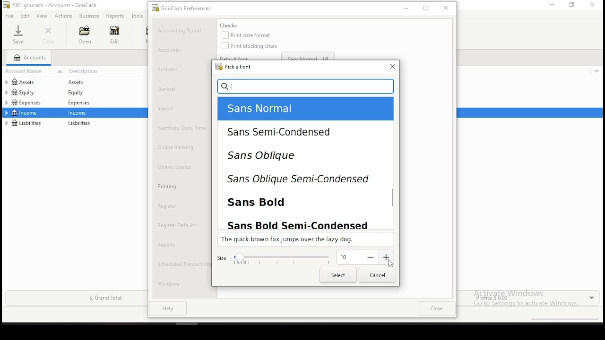 The image size is (605, 340). Describe the element at coordinates (391, 67) in the screenshot. I see `close window` at that location.